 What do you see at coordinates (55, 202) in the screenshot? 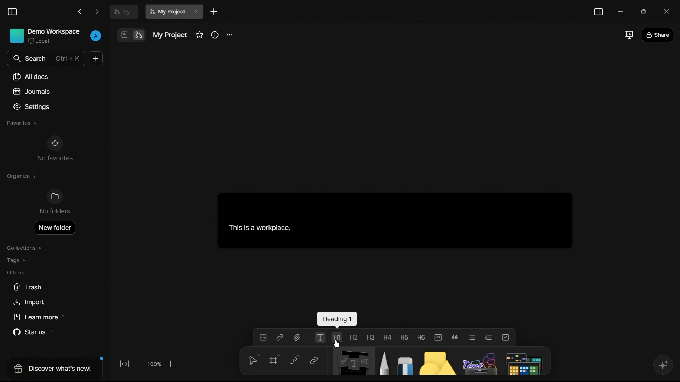
I see `no folders` at bounding box center [55, 202].